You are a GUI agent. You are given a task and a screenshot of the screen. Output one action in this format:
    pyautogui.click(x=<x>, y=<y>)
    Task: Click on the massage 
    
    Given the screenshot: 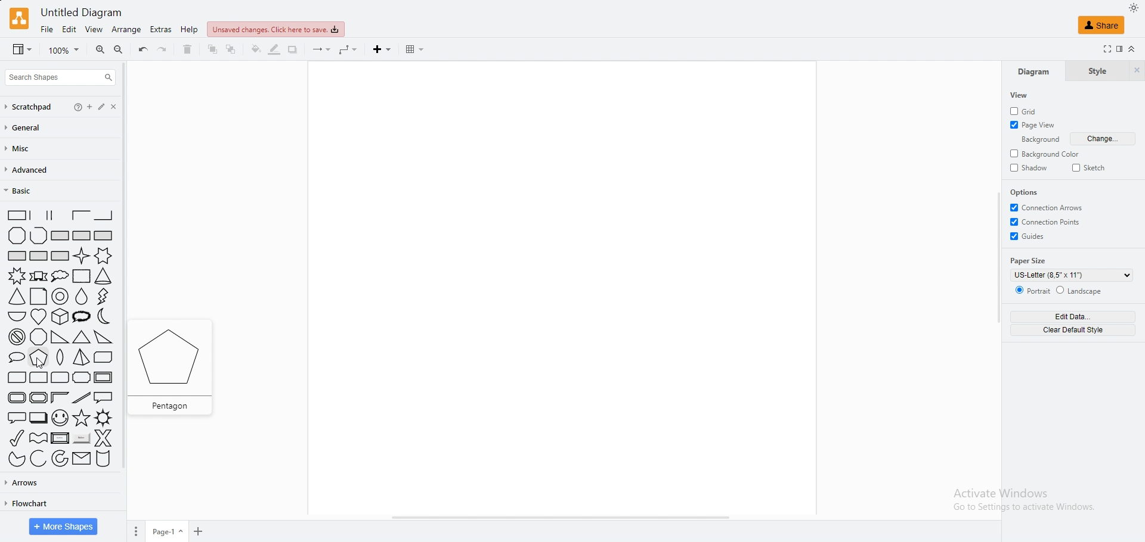 What is the action you would take?
    pyautogui.click(x=81, y=459)
    